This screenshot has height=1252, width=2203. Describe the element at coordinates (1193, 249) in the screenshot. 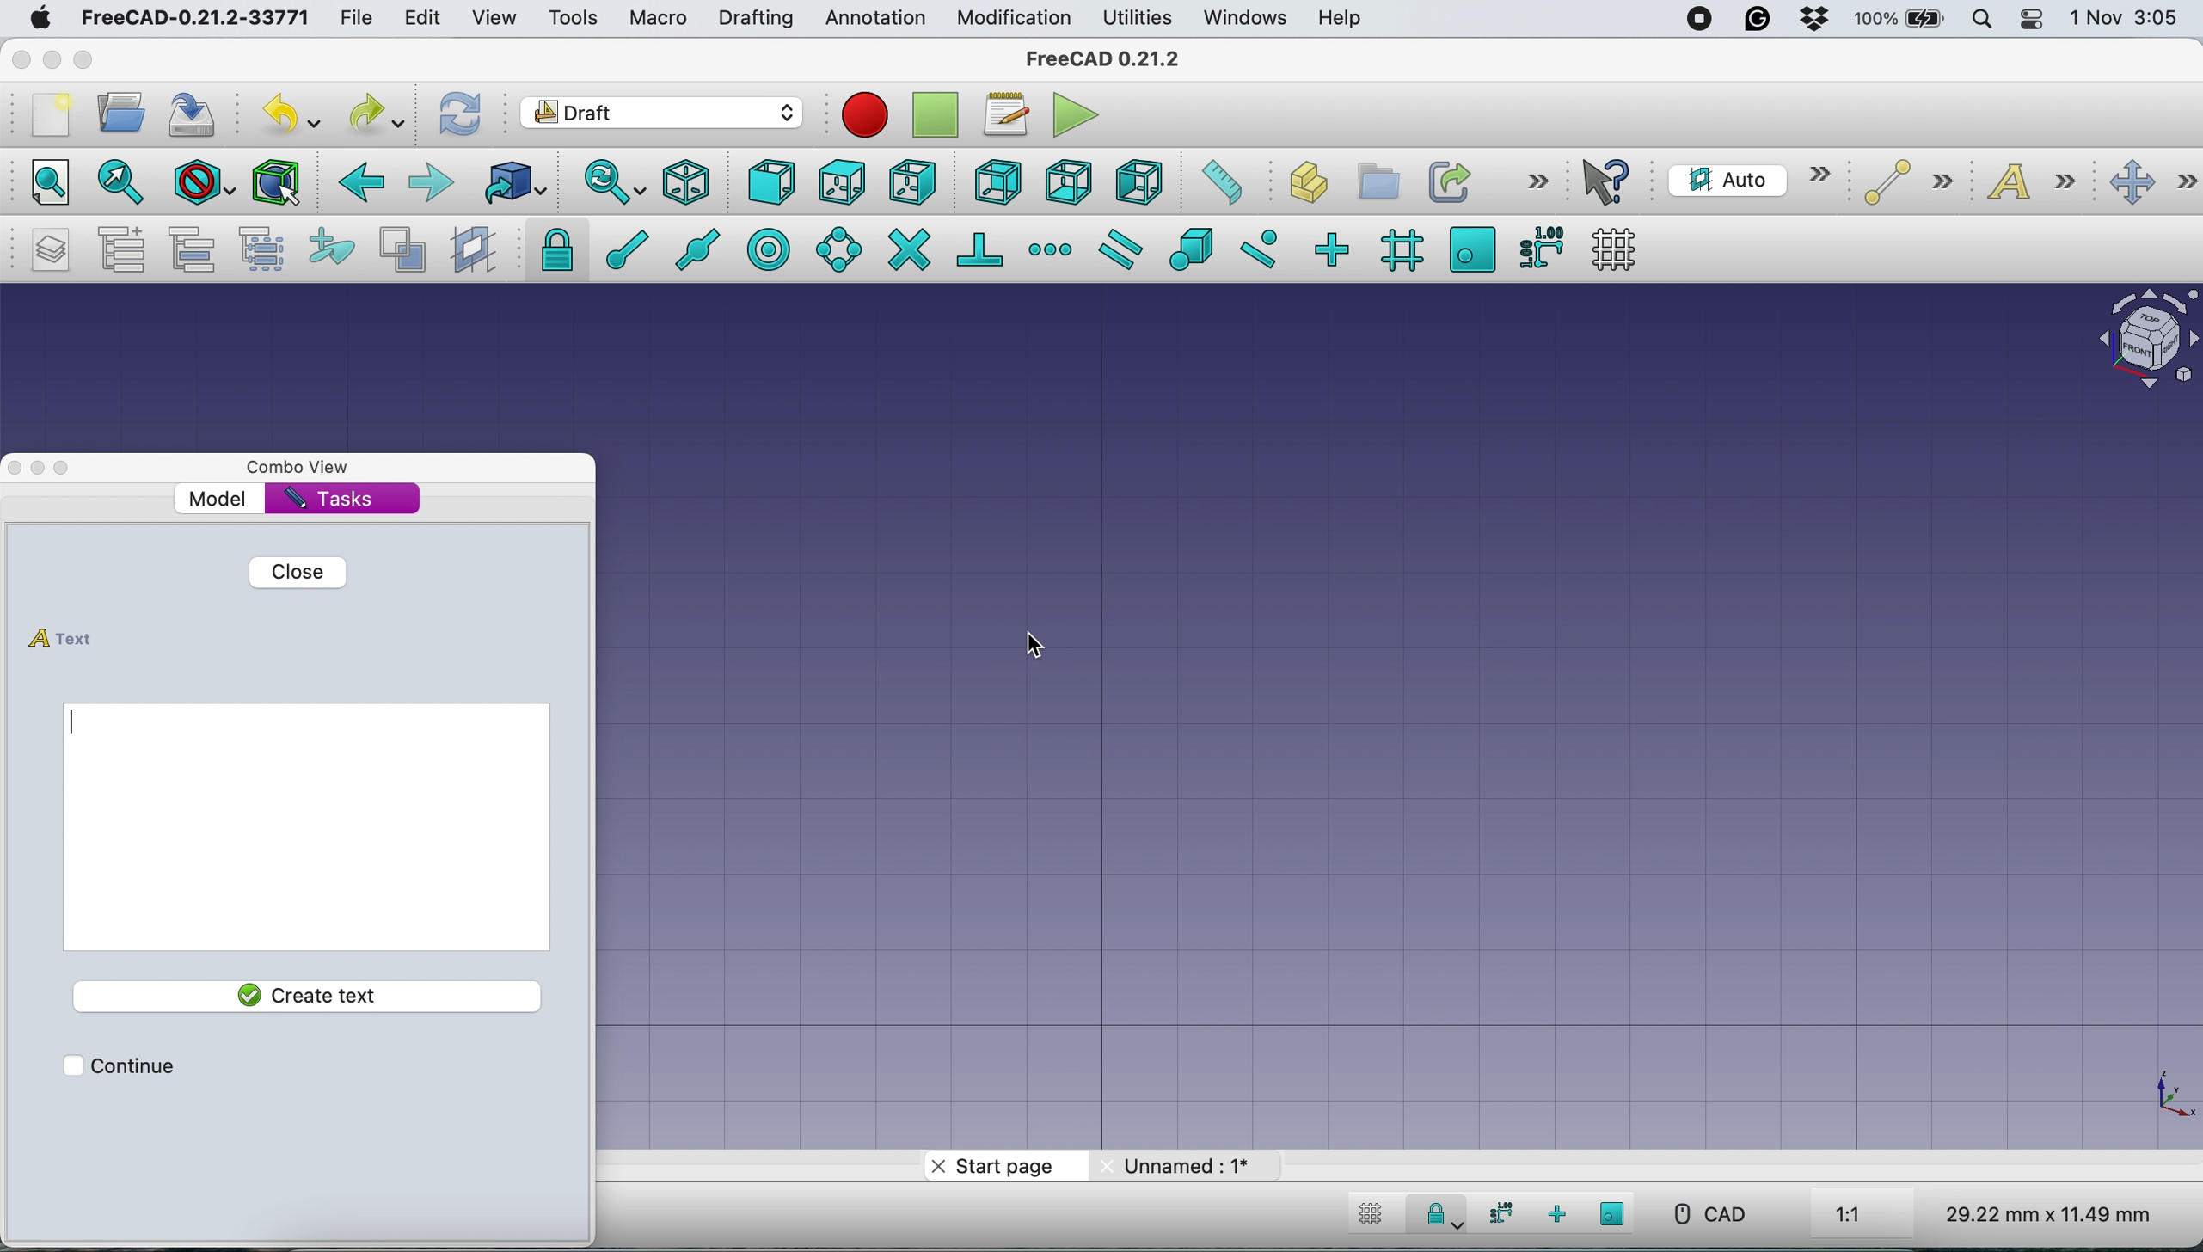

I see `snap special` at that location.